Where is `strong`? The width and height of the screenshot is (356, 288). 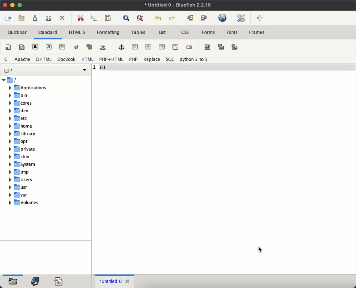
strong is located at coordinates (35, 47).